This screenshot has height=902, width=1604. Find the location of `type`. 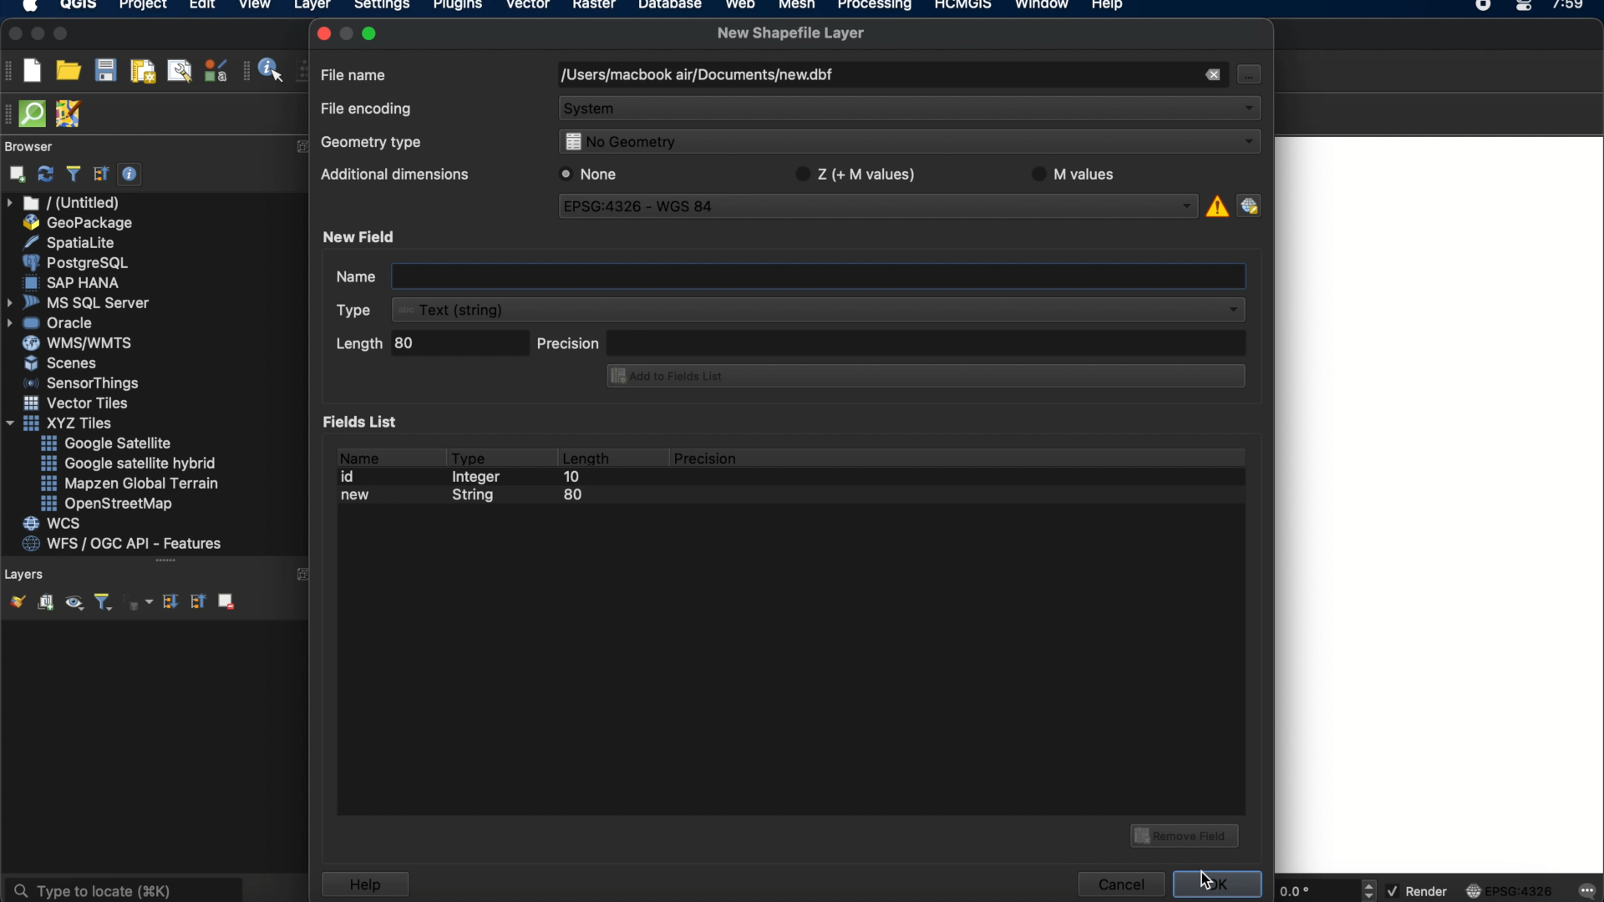

type is located at coordinates (470, 455).